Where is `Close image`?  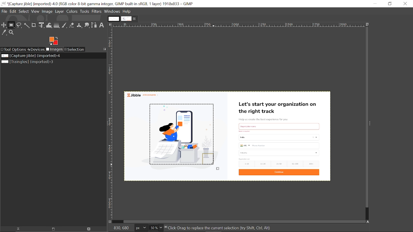 Close image is located at coordinates (90, 229).